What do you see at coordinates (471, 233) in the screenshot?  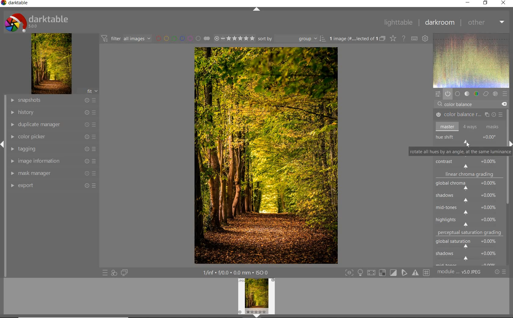 I see `perceptual saturation grading` at bounding box center [471, 233].